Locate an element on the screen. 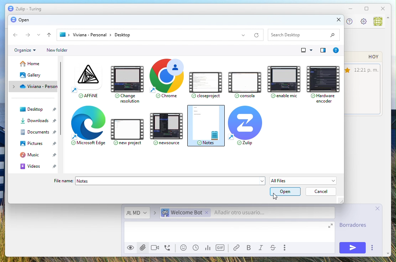 Image resolution: width=396 pixels, height=262 pixels. open is located at coordinates (286, 192).